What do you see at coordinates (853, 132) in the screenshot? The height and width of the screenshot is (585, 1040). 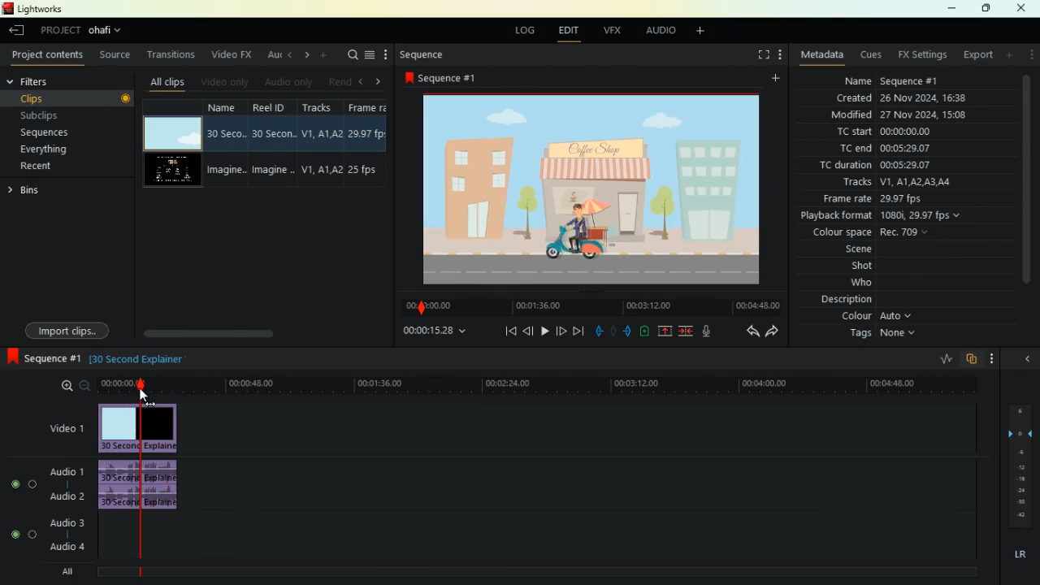 I see `tc start` at bounding box center [853, 132].